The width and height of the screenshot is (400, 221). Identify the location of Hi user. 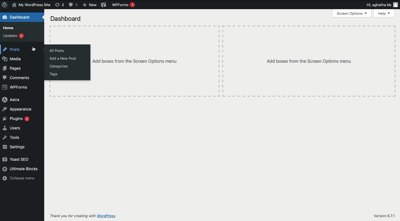
(382, 5).